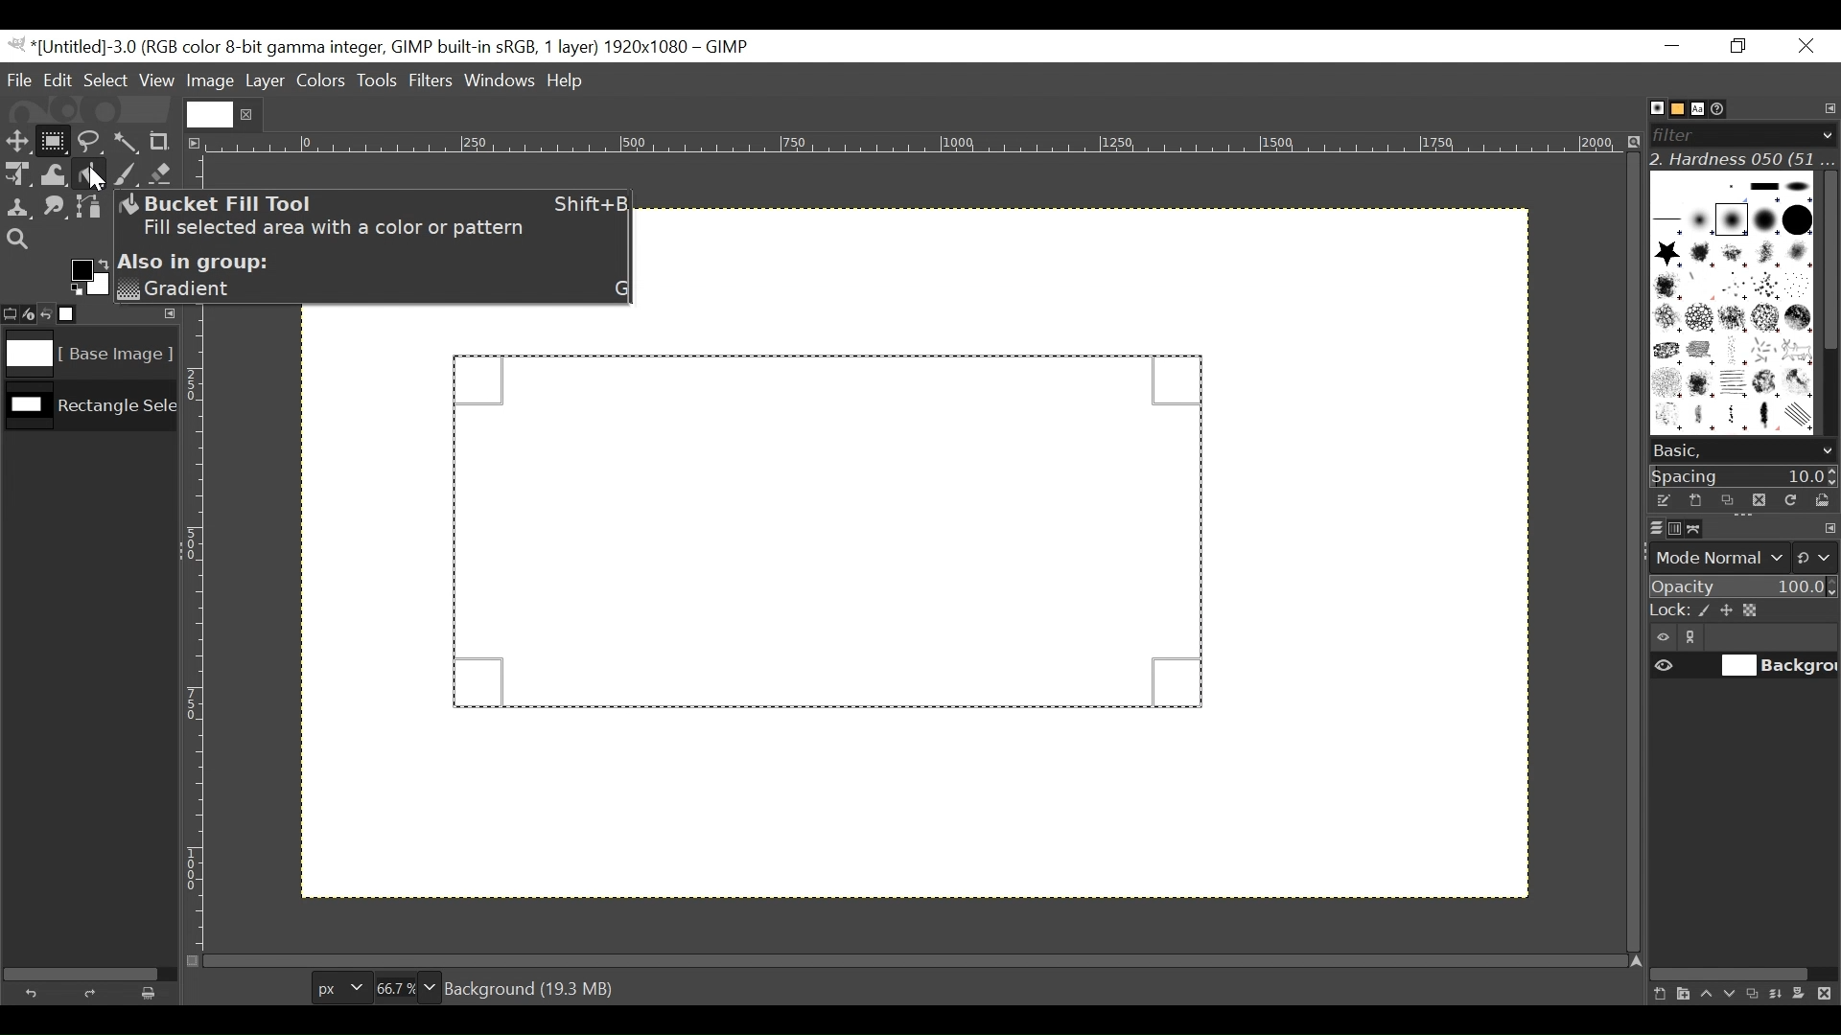 This screenshot has width=1841, height=1035. What do you see at coordinates (1827, 451) in the screenshot?
I see `scroll down` at bounding box center [1827, 451].